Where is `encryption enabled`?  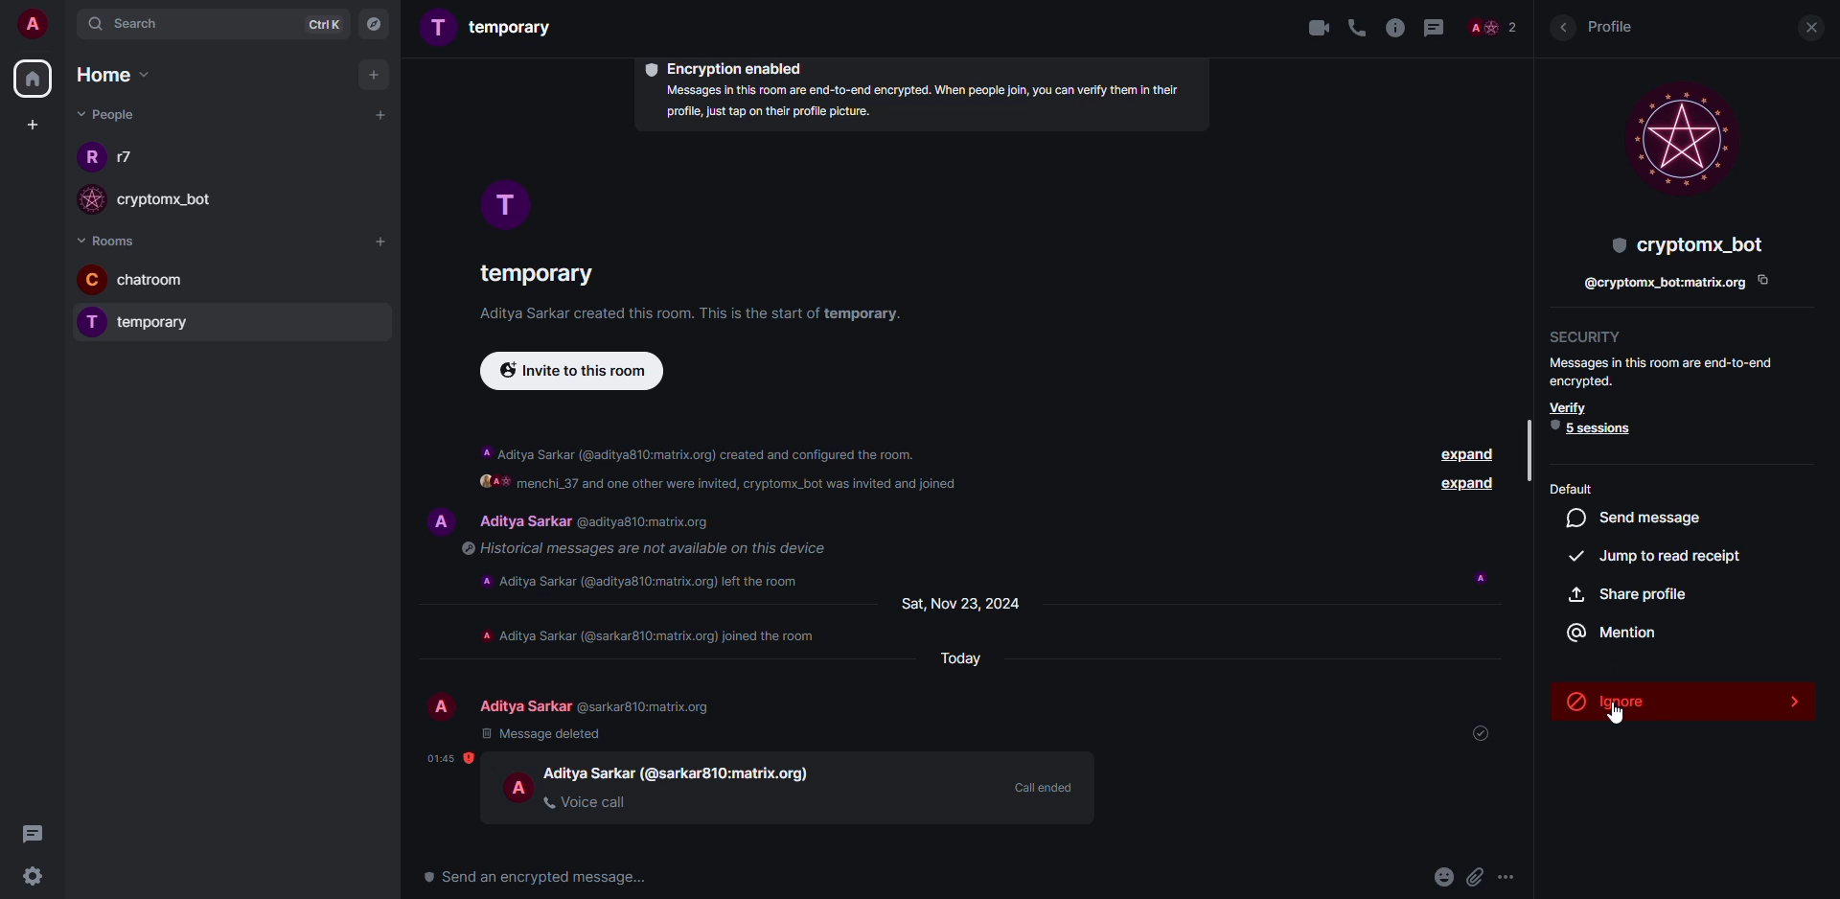 encryption enabled is located at coordinates (730, 67).